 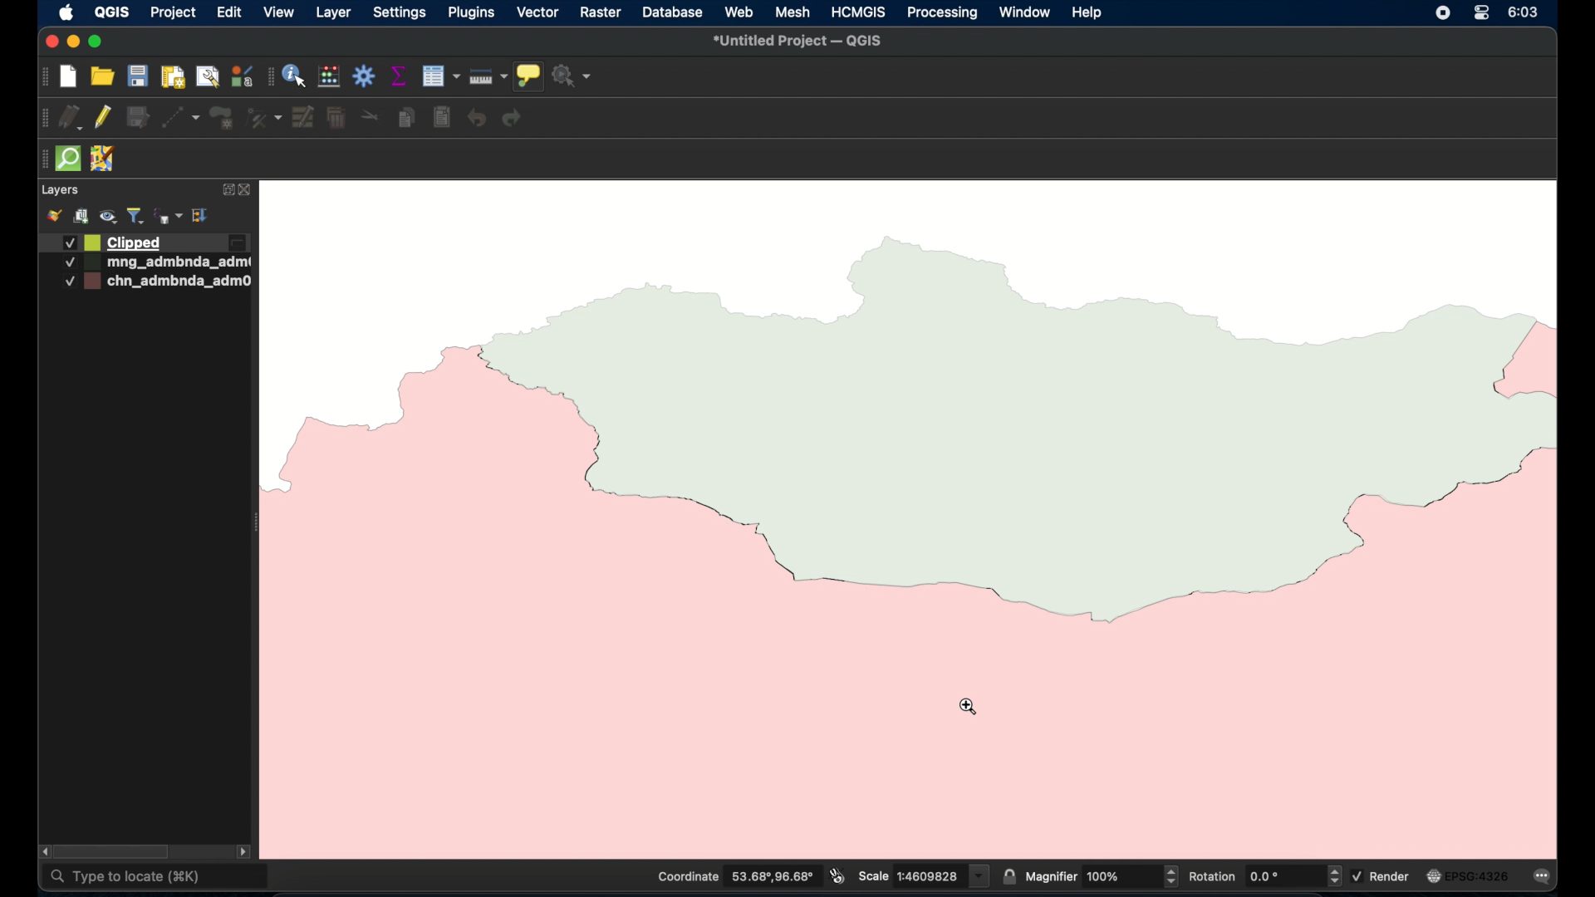 I want to click on plugins, so click(x=470, y=12).